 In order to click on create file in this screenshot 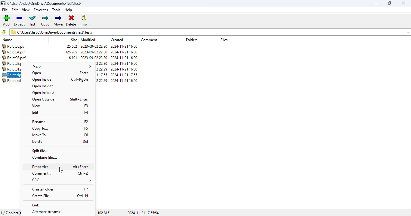, I will do `click(41, 196)`.